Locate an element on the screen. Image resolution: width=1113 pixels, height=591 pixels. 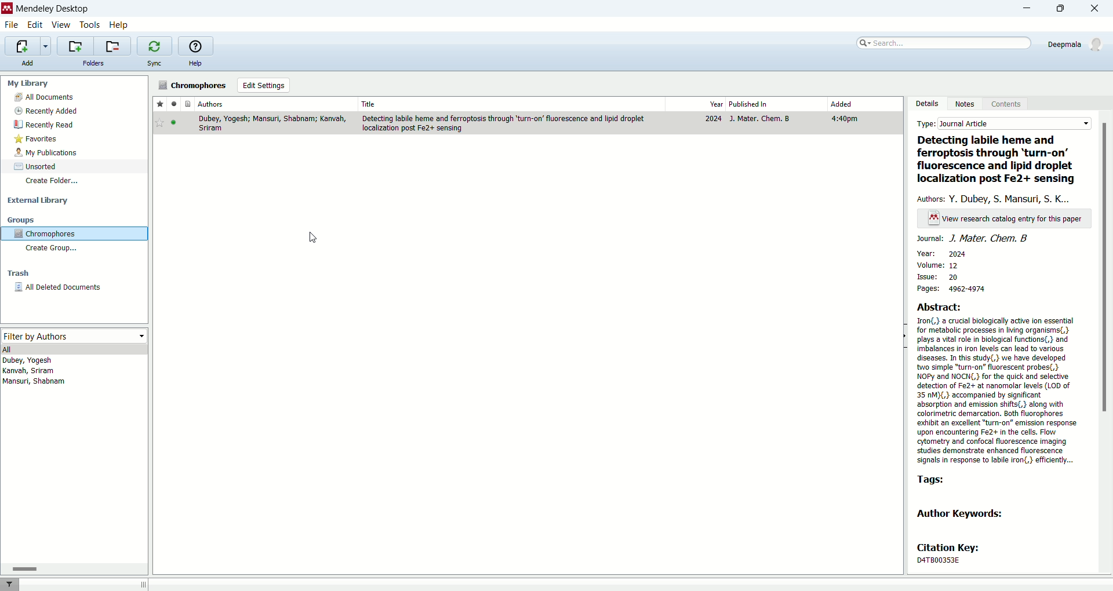
kanvah, sriram is located at coordinates (28, 371).